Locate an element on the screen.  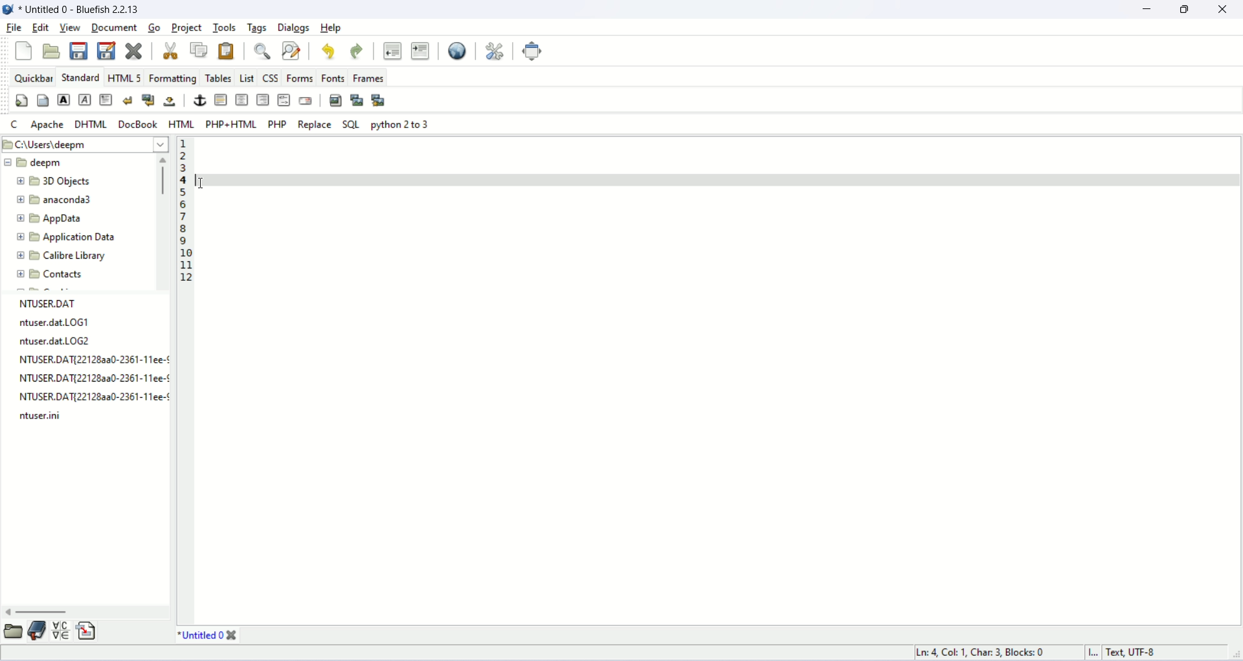
redo is located at coordinates (357, 50).